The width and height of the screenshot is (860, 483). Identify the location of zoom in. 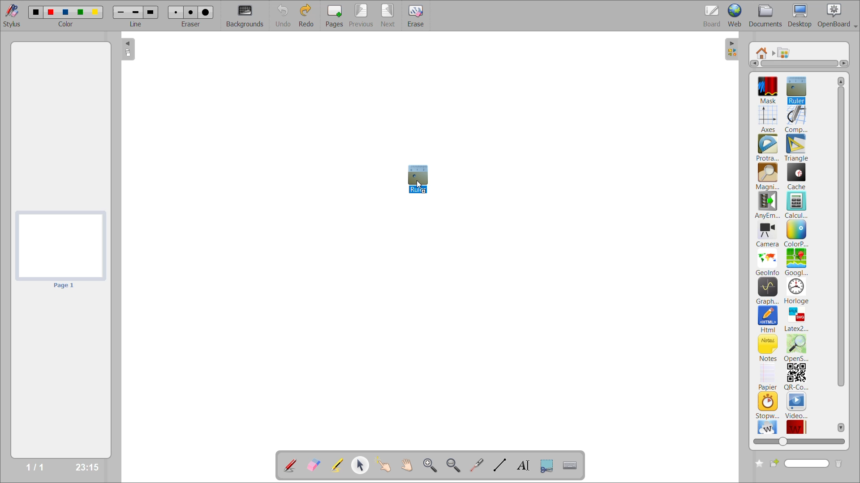
(432, 465).